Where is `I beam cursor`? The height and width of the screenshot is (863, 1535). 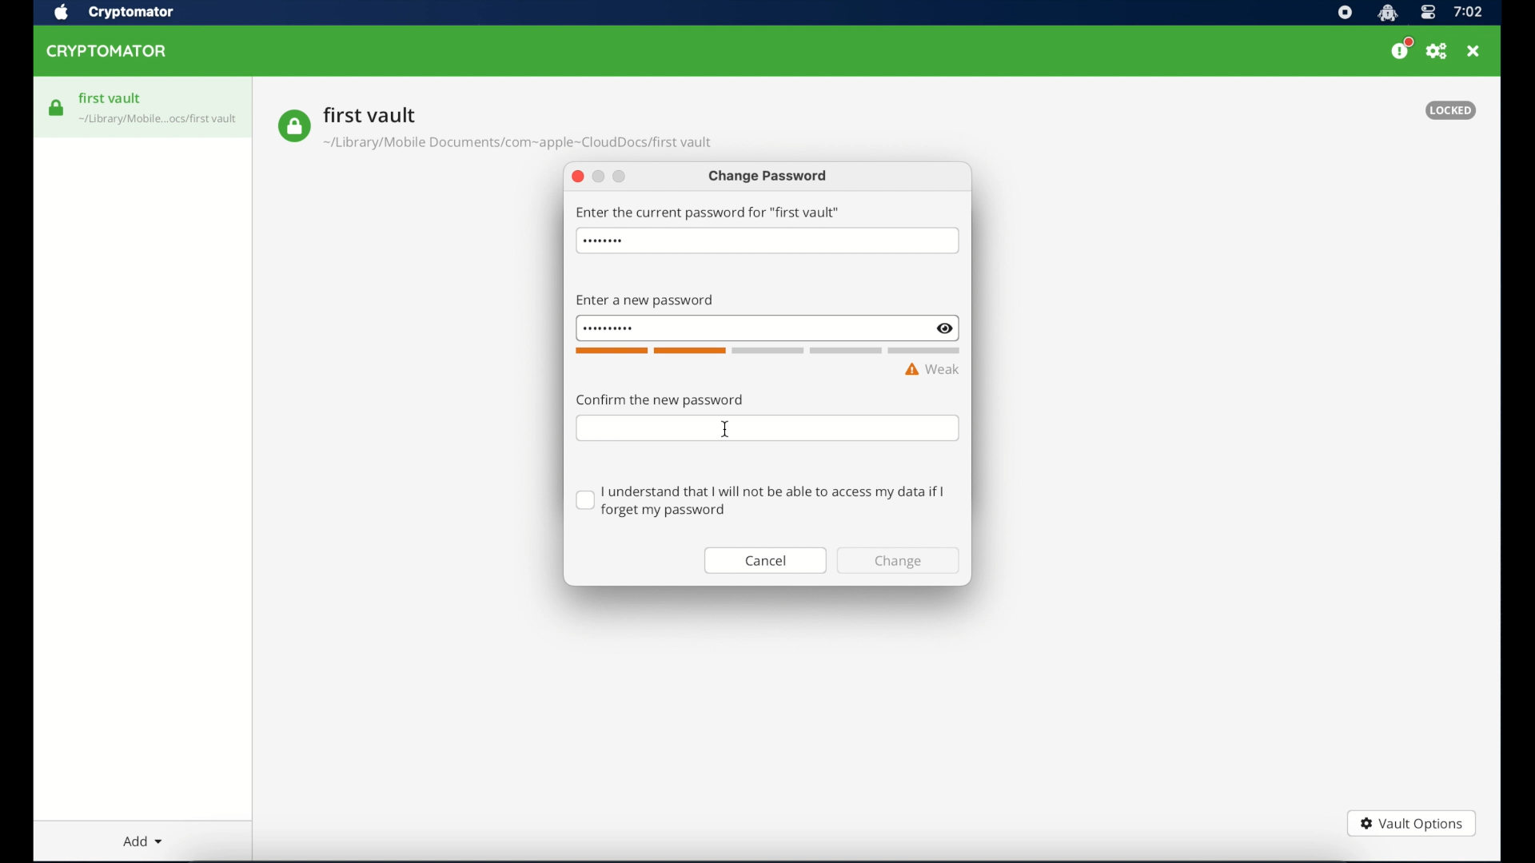
I beam cursor is located at coordinates (726, 429).